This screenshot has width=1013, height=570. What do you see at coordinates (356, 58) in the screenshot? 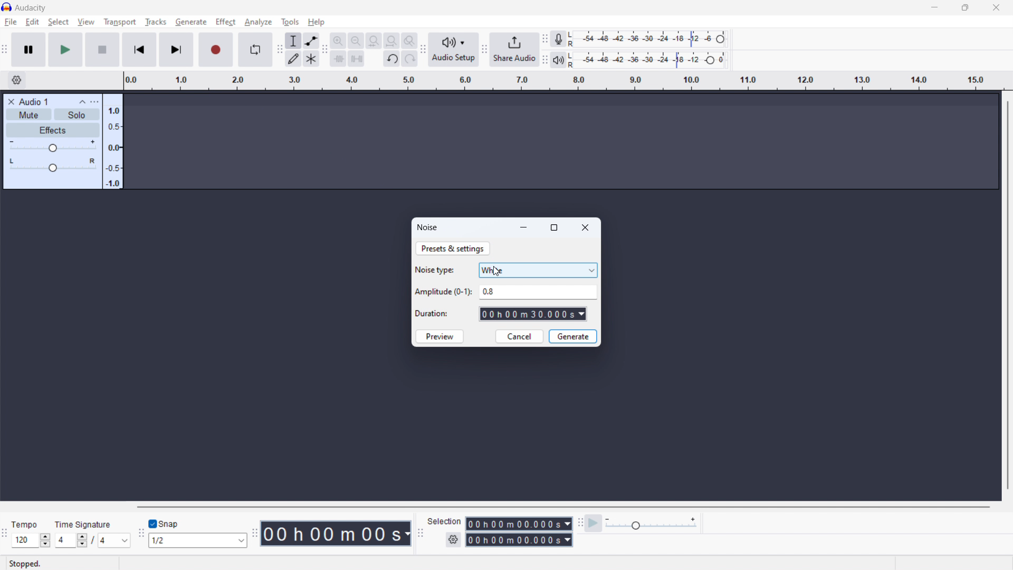
I see `silence audio selection` at bounding box center [356, 58].